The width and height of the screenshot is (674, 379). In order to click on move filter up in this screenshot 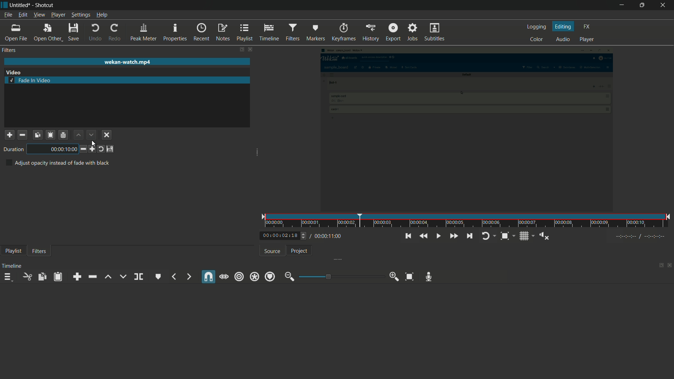, I will do `click(78, 134)`.